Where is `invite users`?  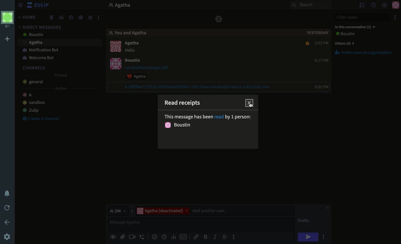 invite users is located at coordinates (365, 55).